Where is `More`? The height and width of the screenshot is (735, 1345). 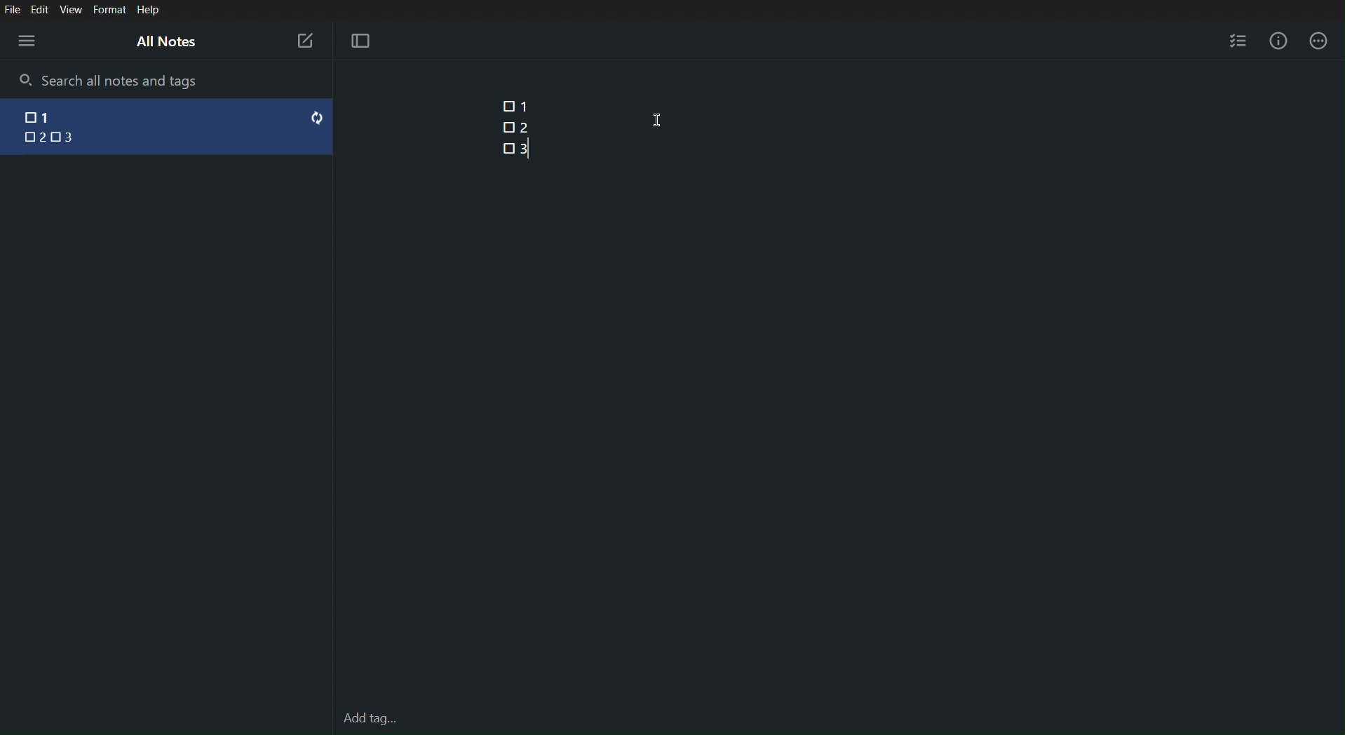 More is located at coordinates (1319, 41).